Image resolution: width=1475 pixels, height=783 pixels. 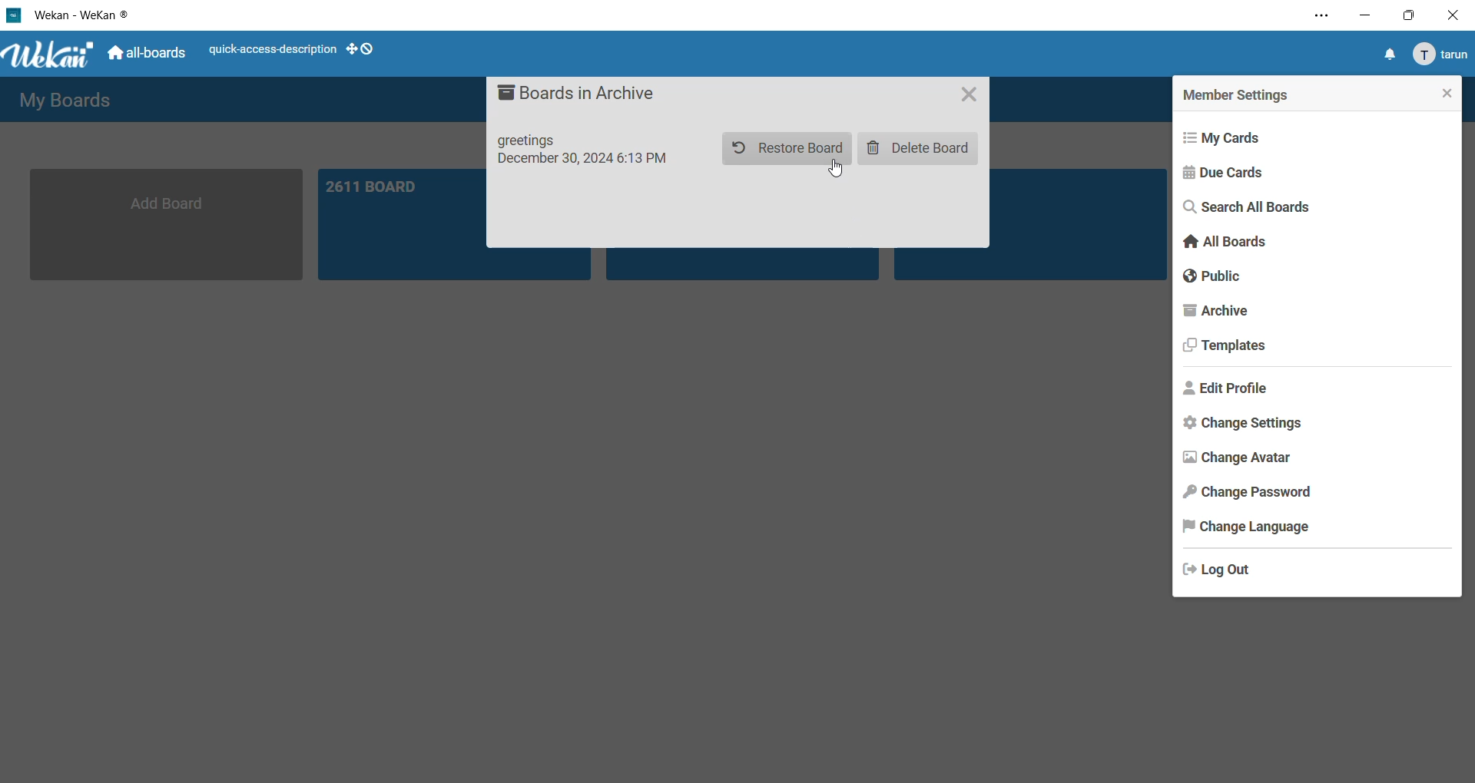 What do you see at coordinates (148, 56) in the screenshot?
I see `all boards` at bounding box center [148, 56].